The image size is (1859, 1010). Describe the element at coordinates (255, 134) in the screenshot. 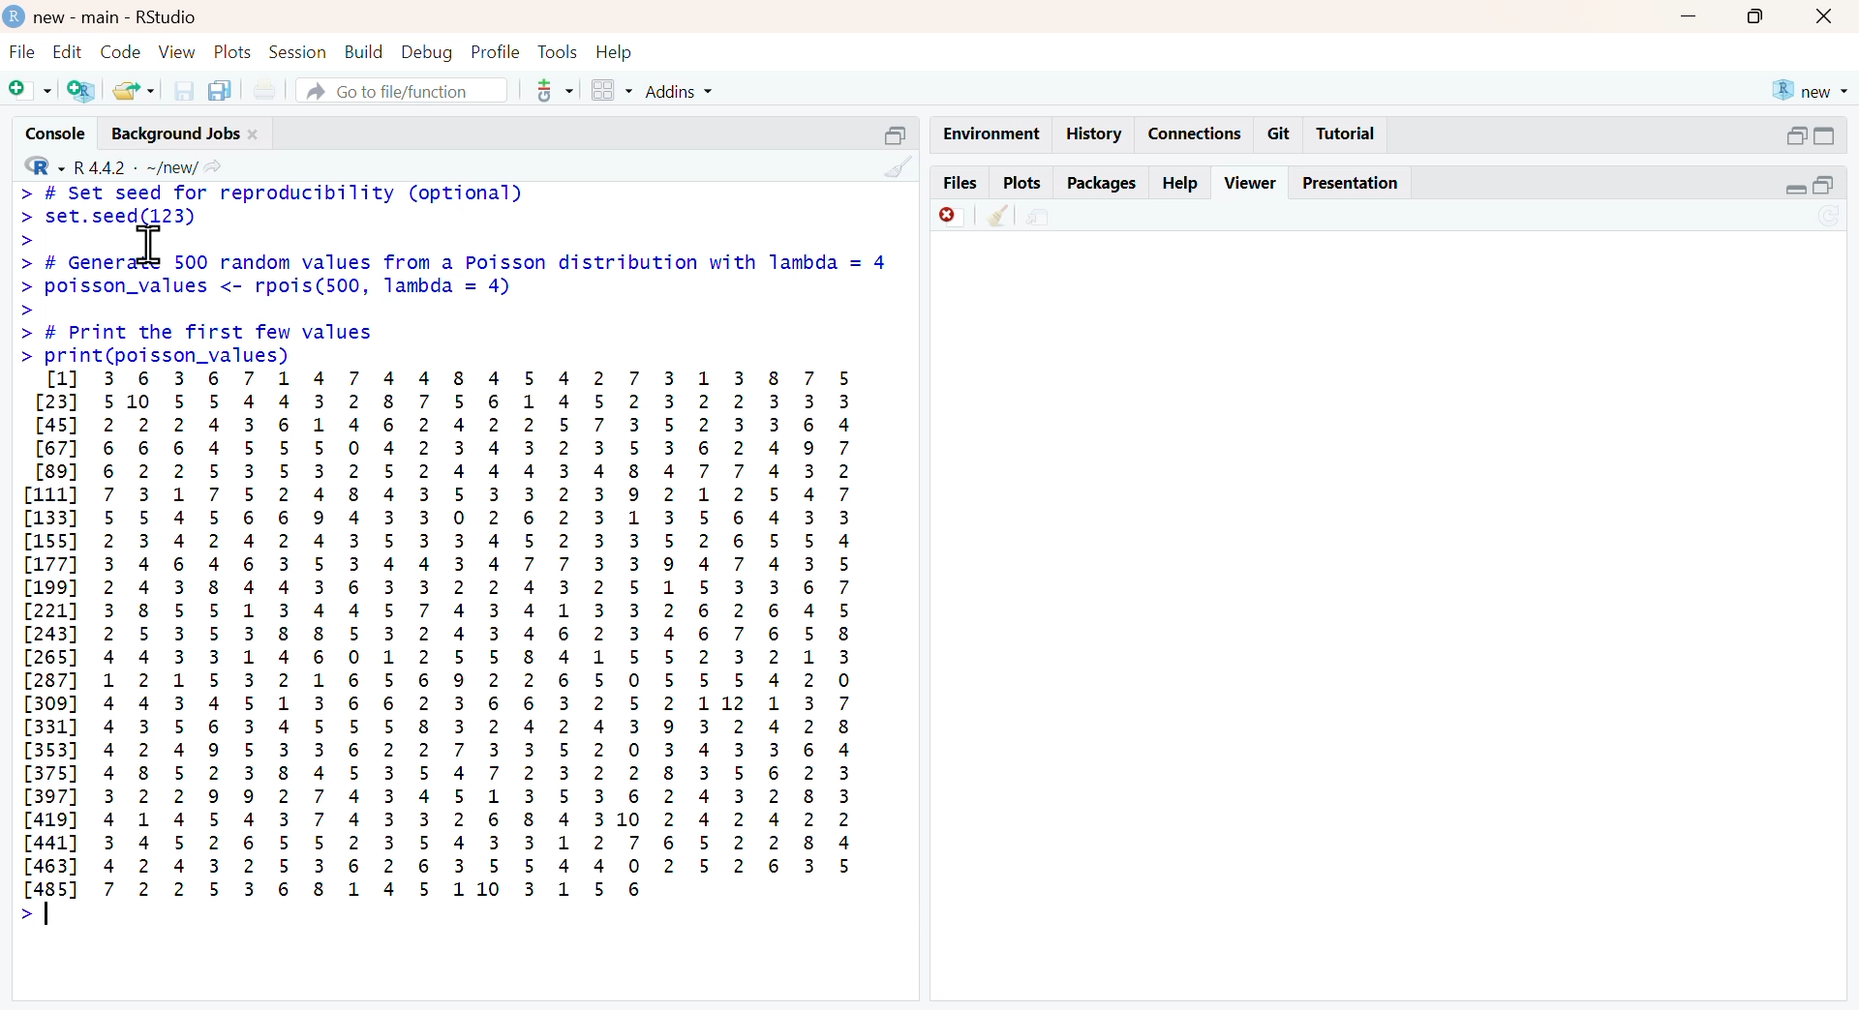

I see `close` at that location.